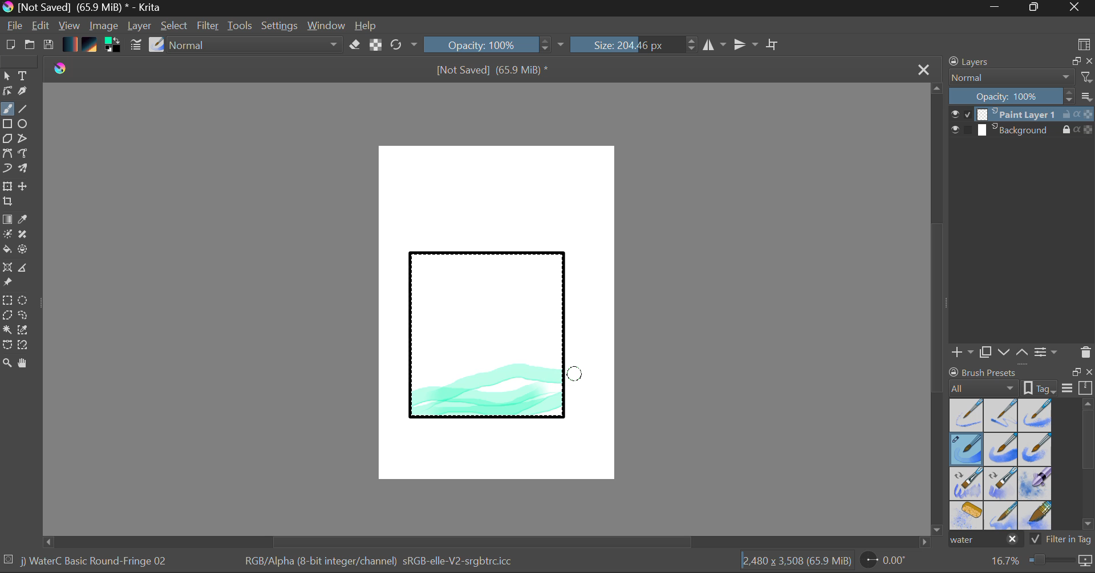  I want to click on Freehand Selection, so click(23, 317).